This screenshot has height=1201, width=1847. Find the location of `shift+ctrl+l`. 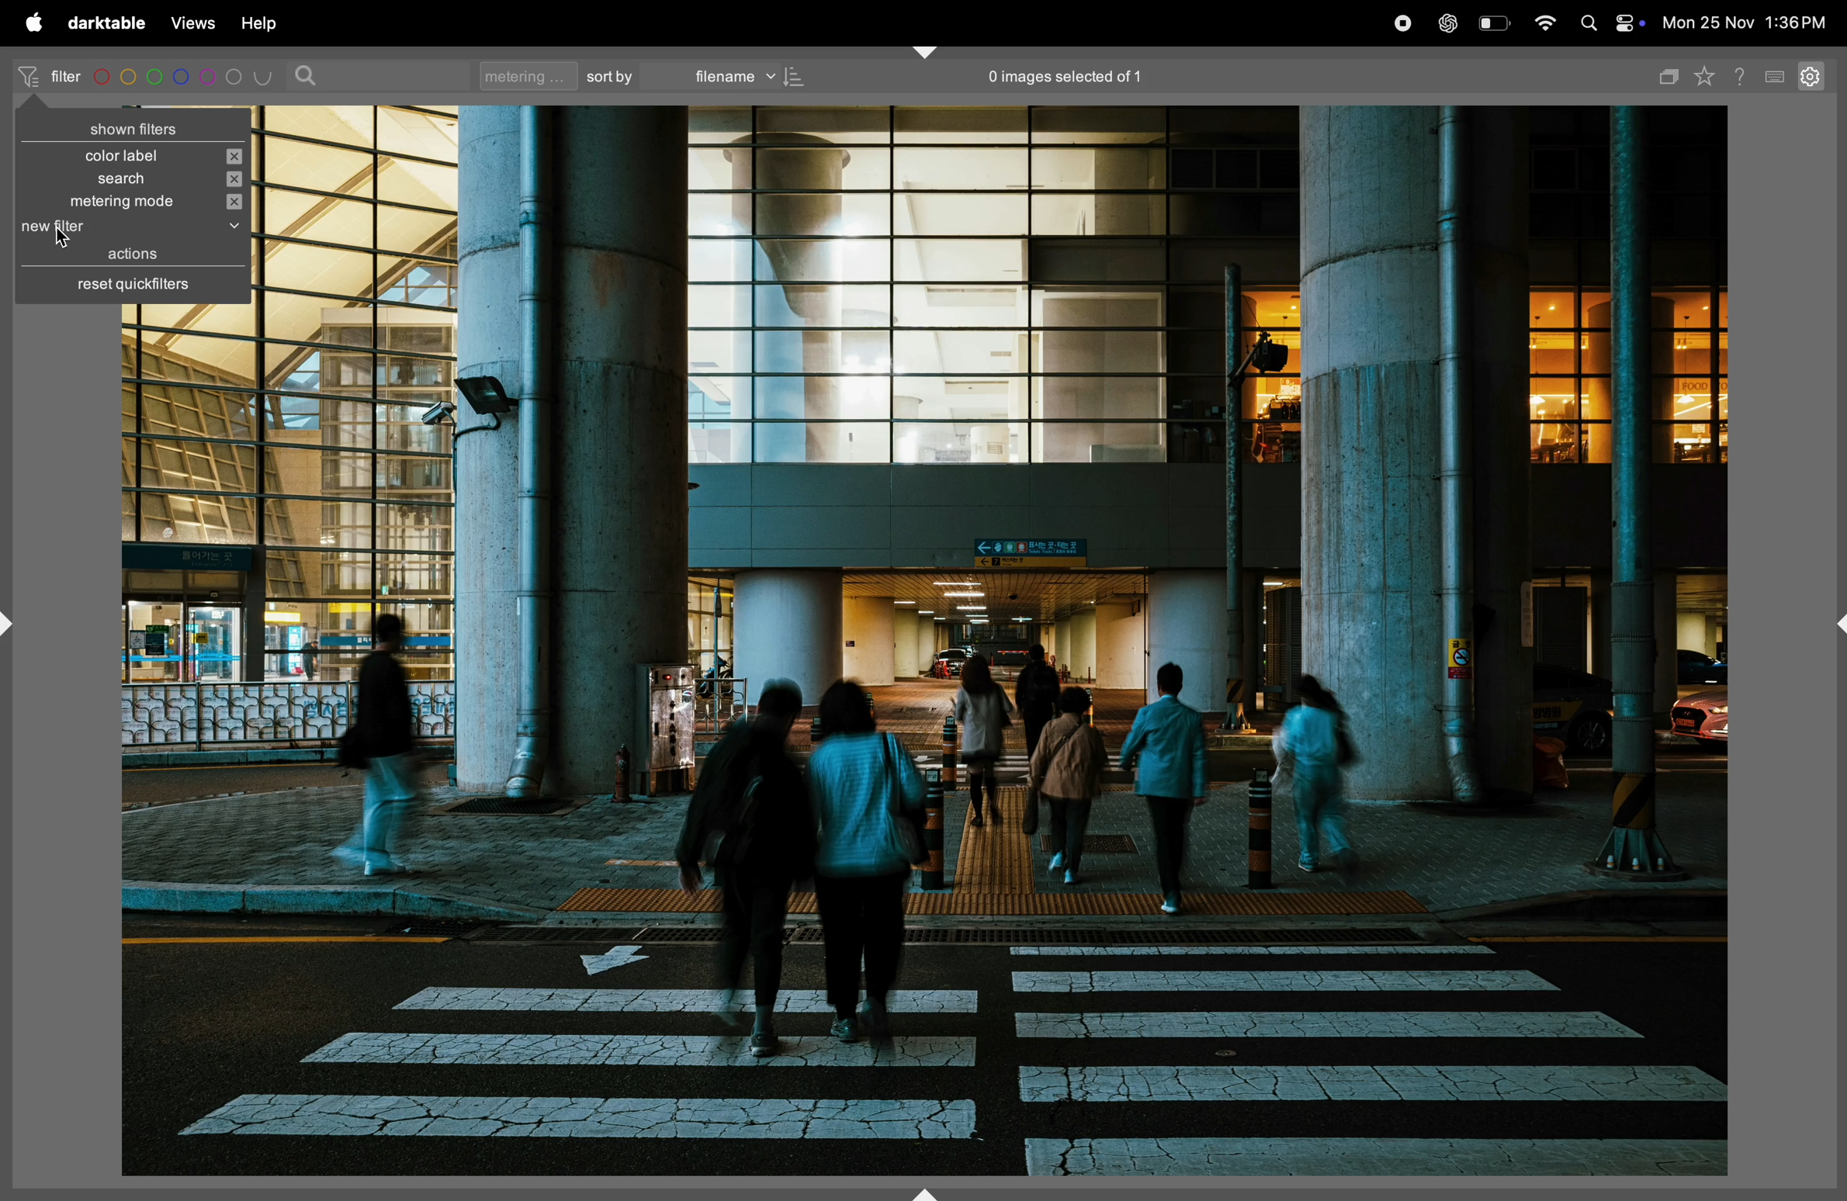

shift+ctrl+l is located at coordinates (15, 625).